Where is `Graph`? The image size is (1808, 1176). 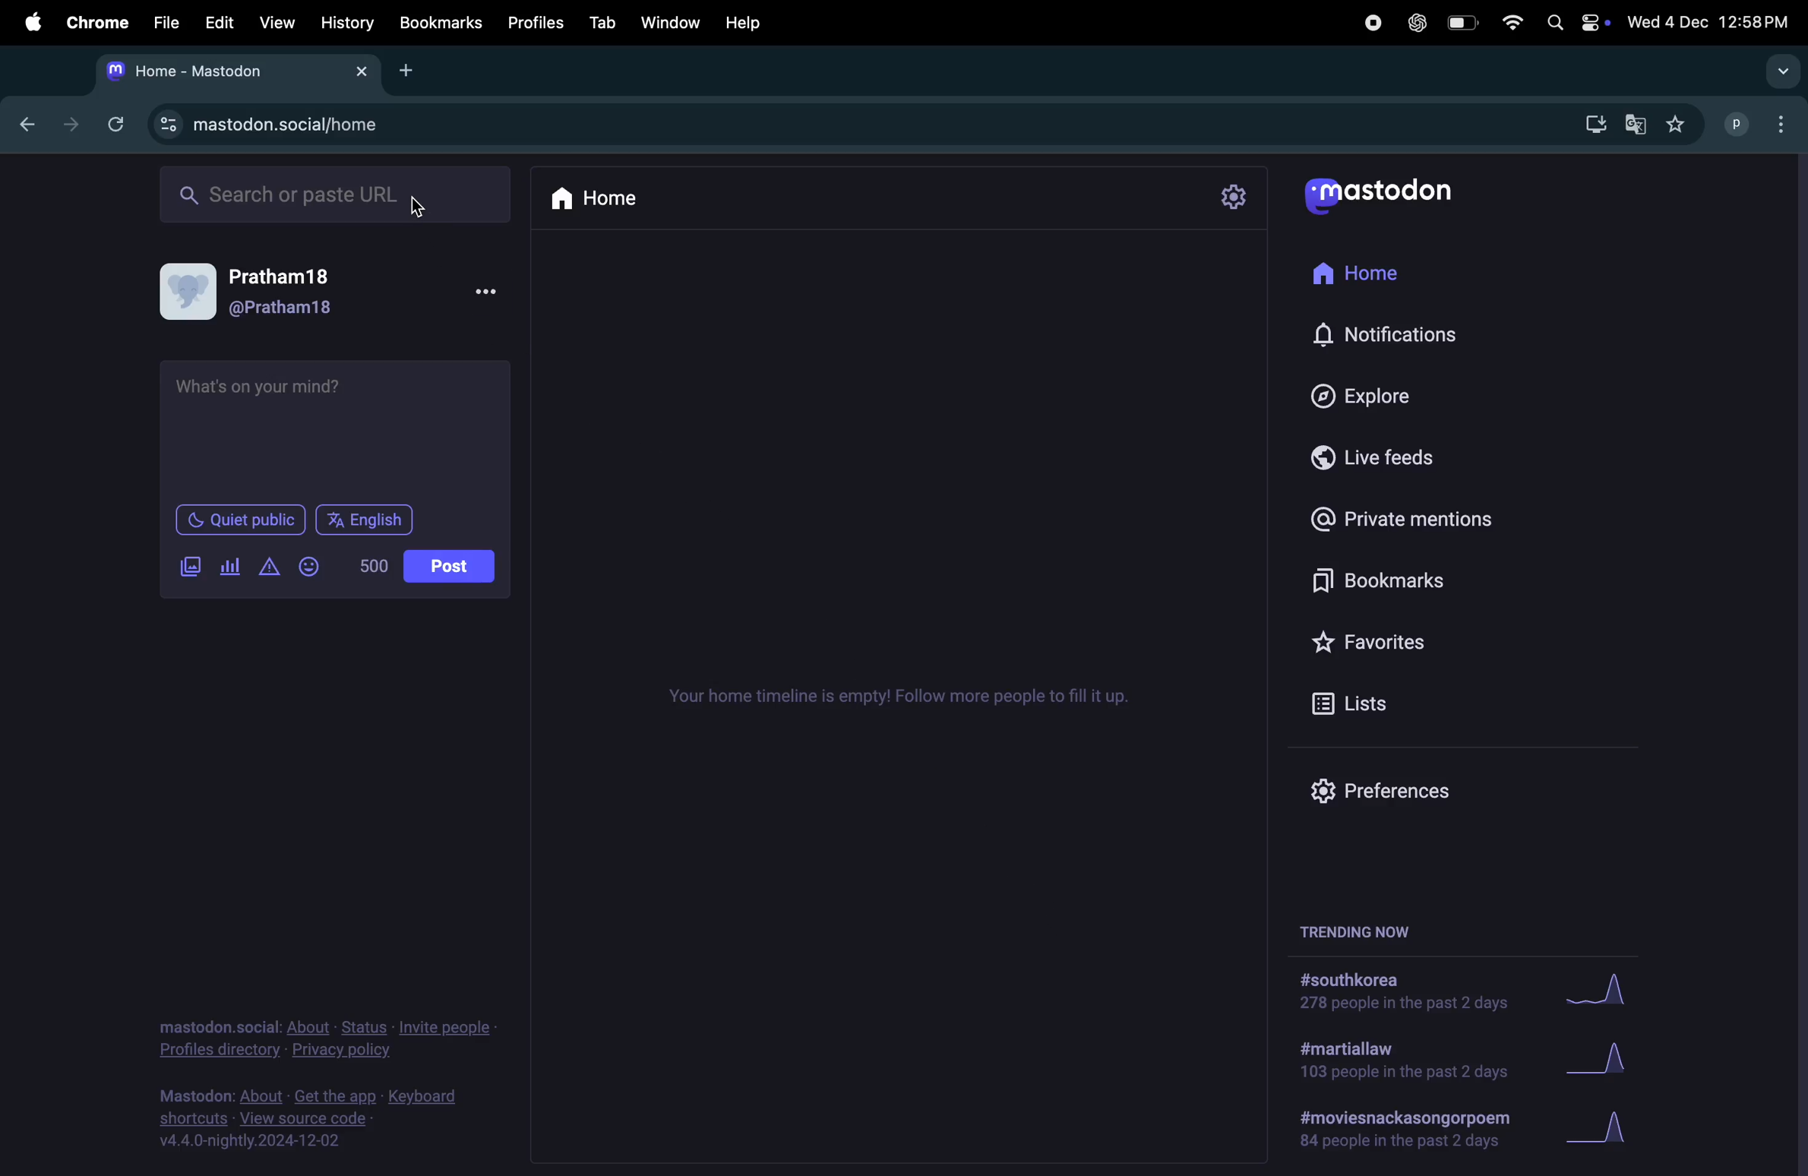 Graph is located at coordinates (1601, 1059).